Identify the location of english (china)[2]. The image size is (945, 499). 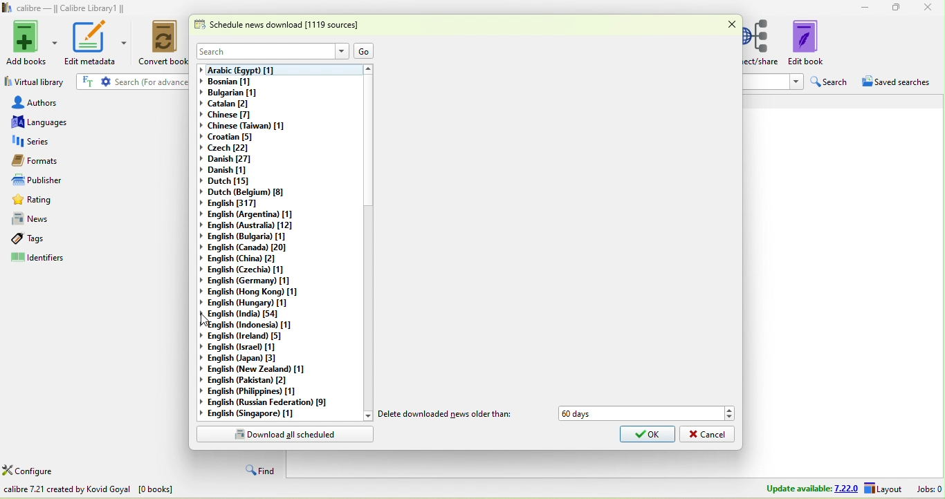
(251, 259).